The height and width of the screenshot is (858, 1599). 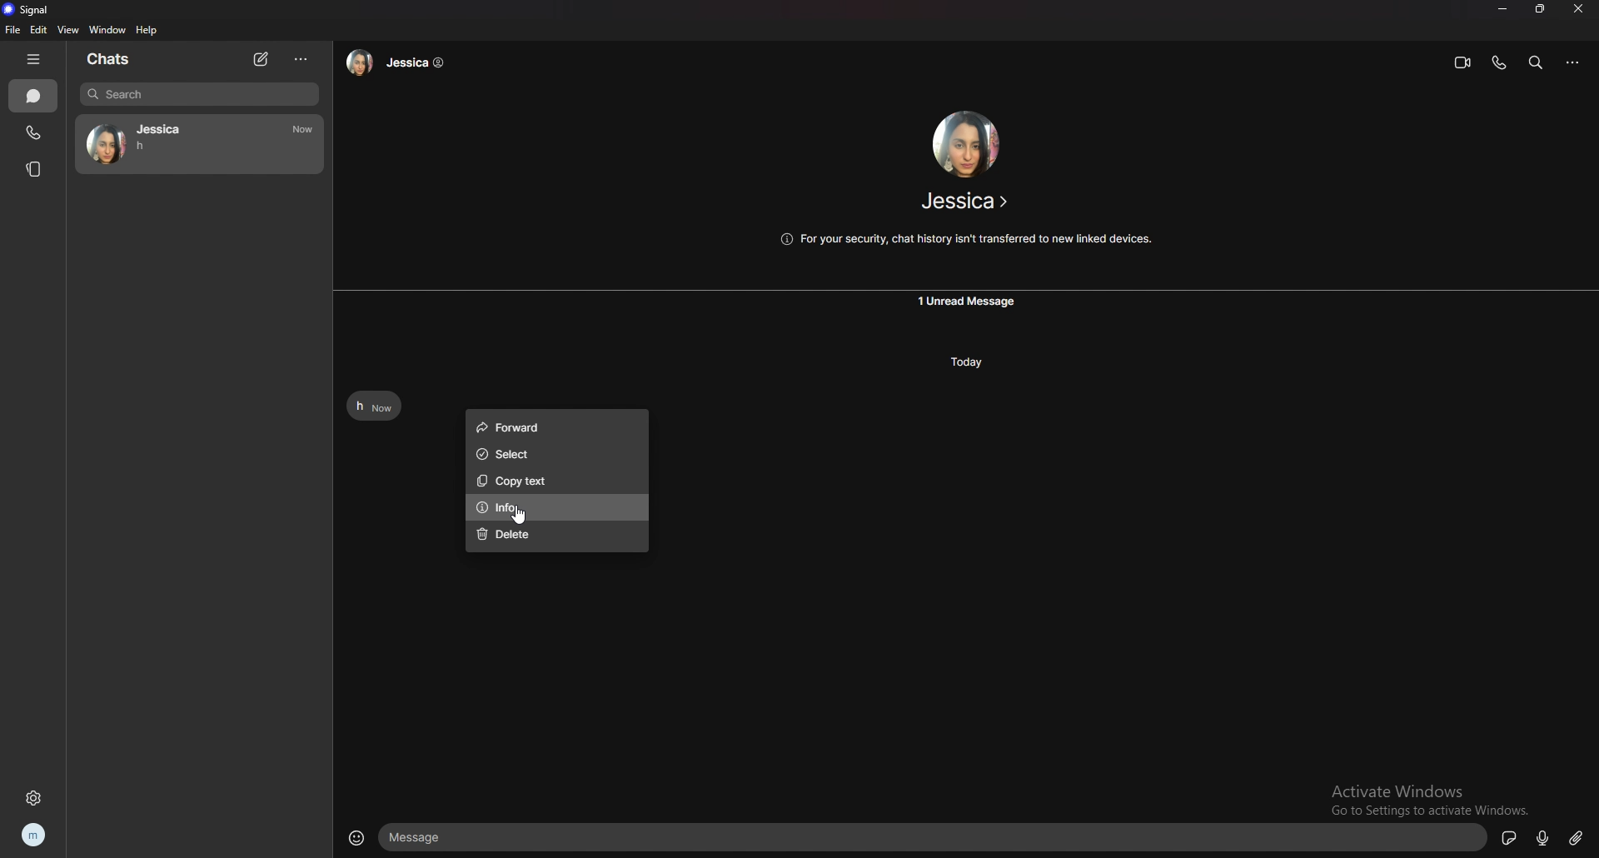 What do you see at coordinates (67, 30) in the screenshot?
I see `view` at bounding box center [67, 30].